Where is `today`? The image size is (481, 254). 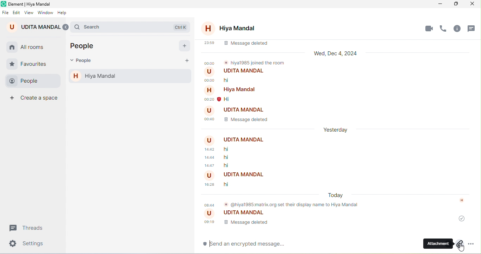
today is located at coordinates (338, 196).